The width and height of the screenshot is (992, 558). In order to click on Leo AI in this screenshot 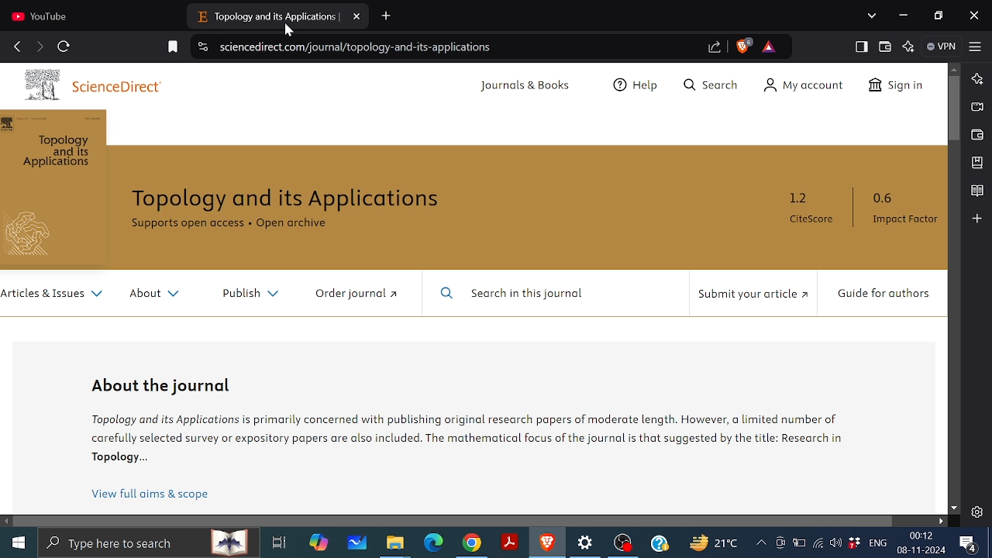, I will do `click(910, 46)`.